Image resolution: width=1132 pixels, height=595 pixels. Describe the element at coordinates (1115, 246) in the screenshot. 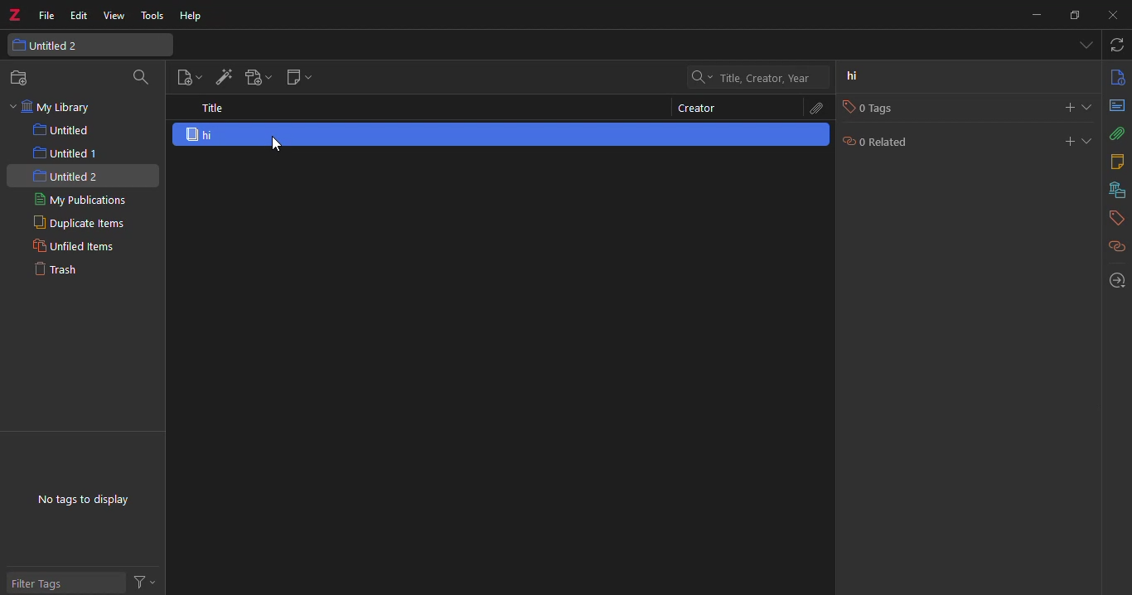

I see `related` at that location.